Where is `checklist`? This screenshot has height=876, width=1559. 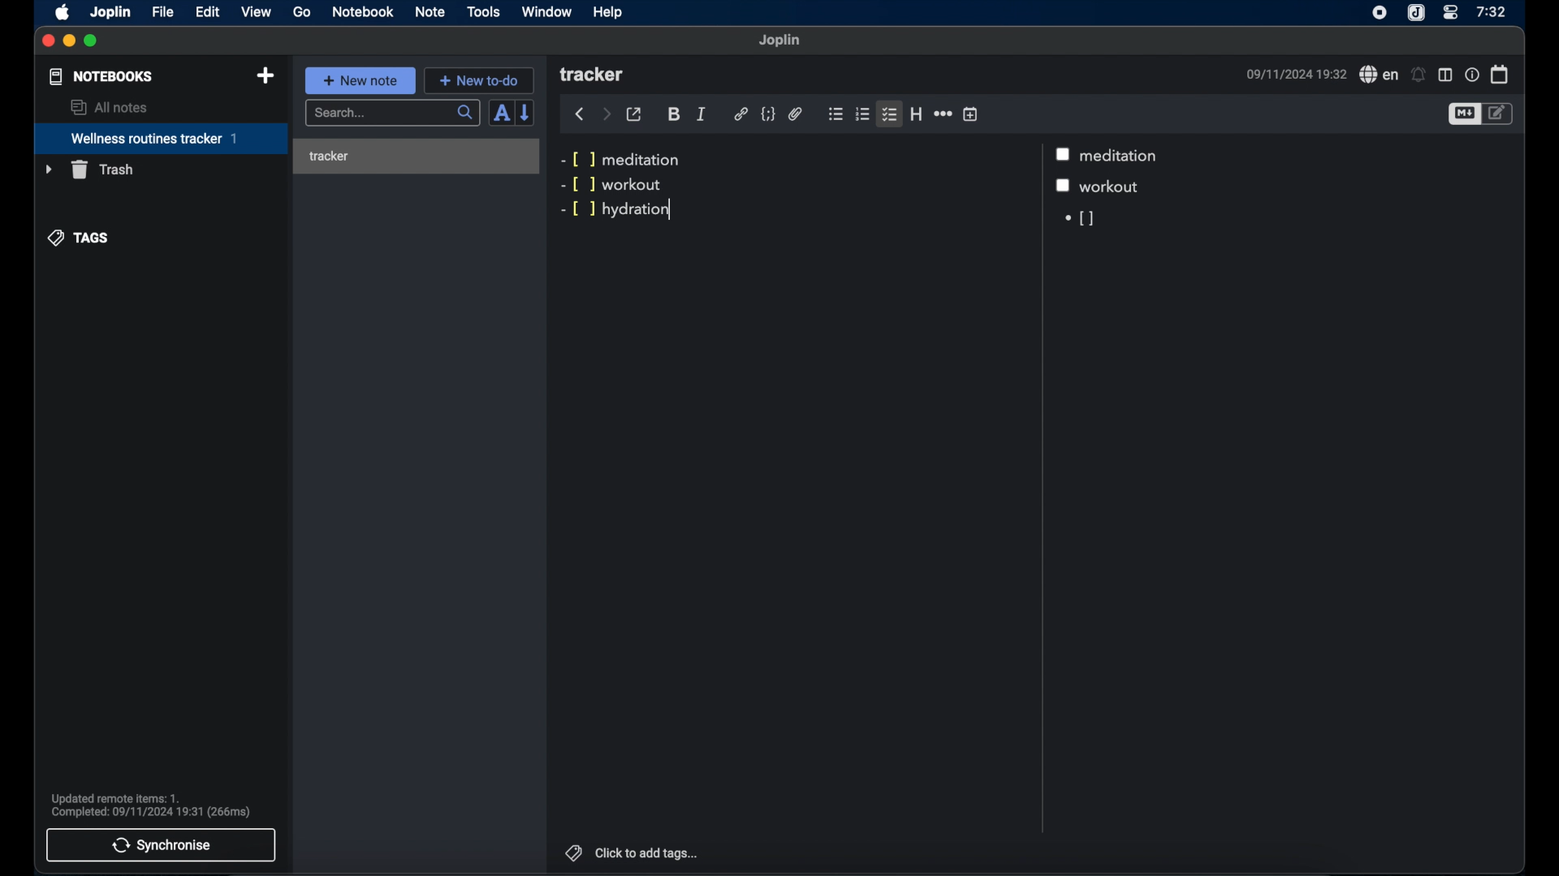 checklist is located at coordinates (891, 114).